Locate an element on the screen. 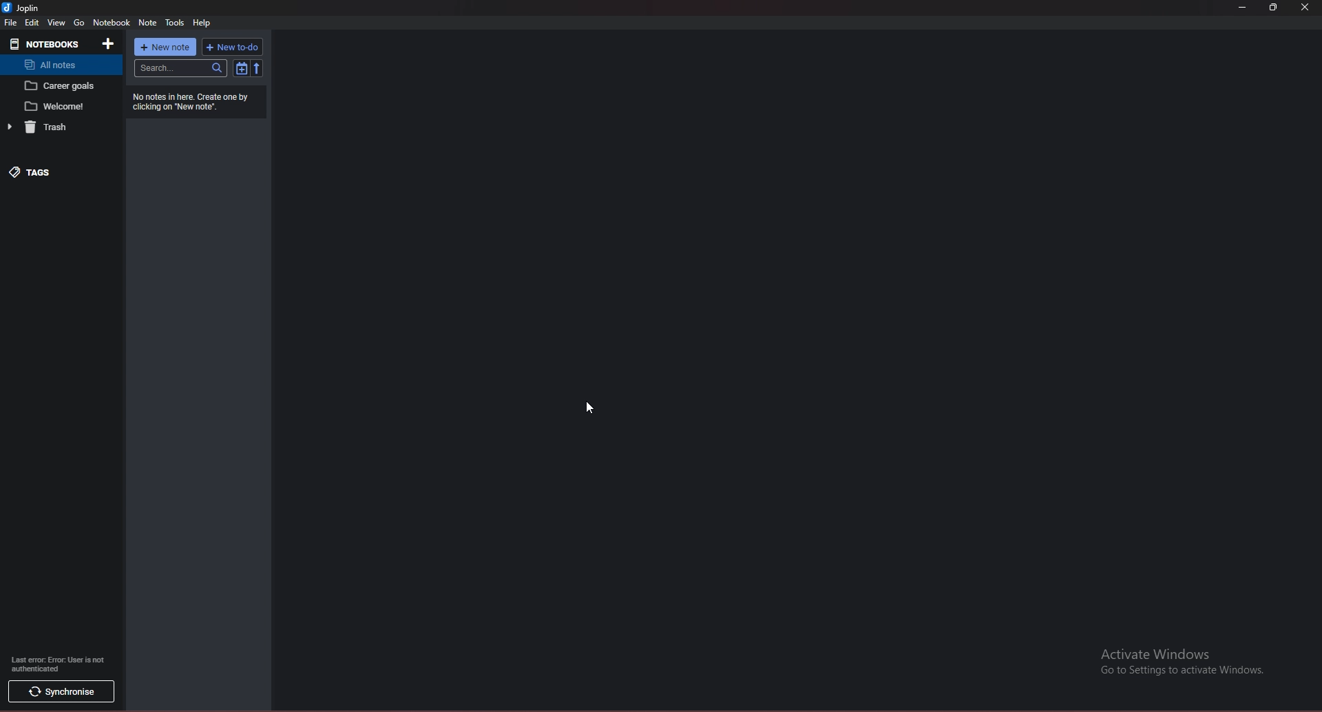  new todo is located at coordinates (231, 47).